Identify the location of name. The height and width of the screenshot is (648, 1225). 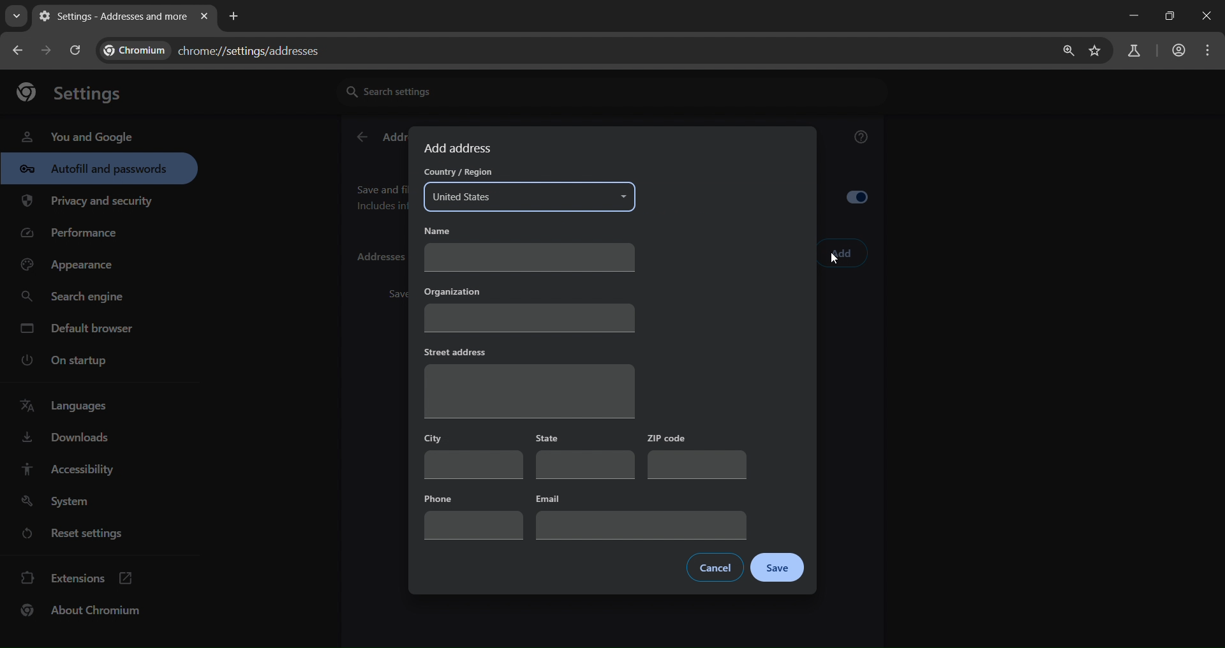
(526, 249).